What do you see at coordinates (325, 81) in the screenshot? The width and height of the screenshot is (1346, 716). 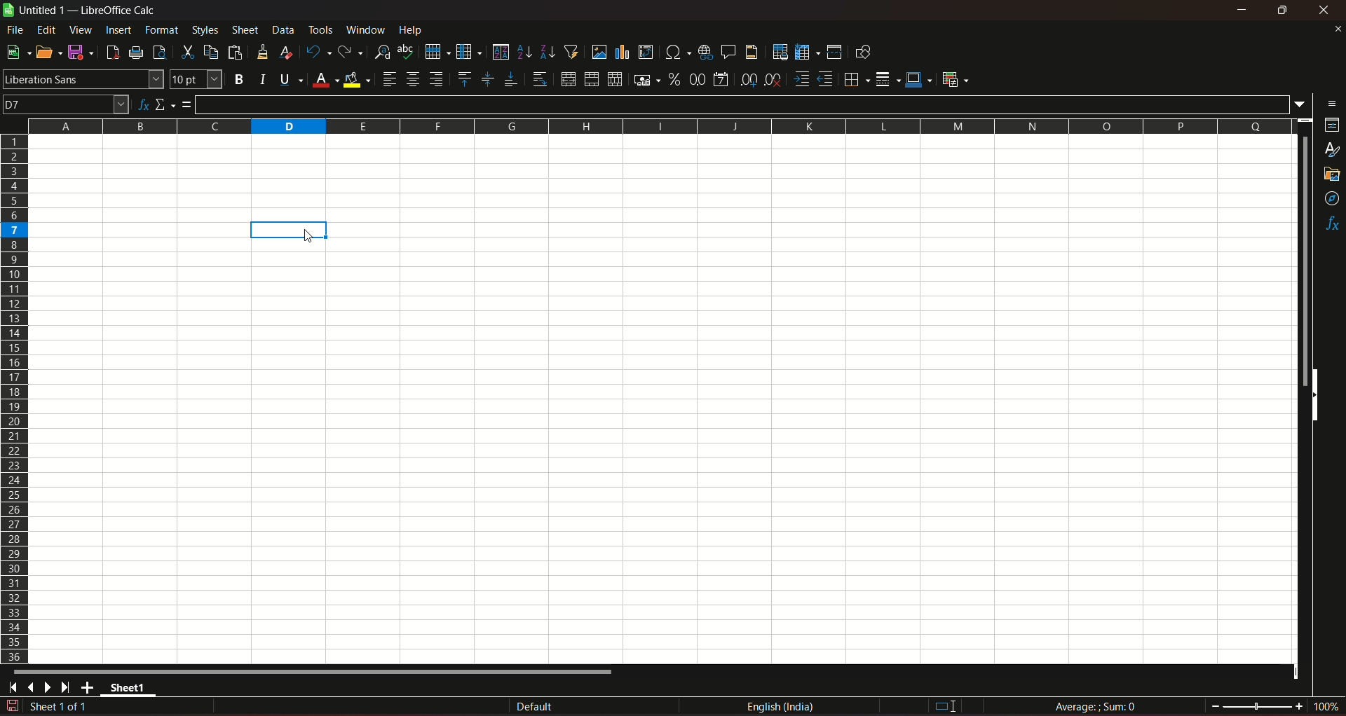 I see `font color` at bounding box center [325, 81].